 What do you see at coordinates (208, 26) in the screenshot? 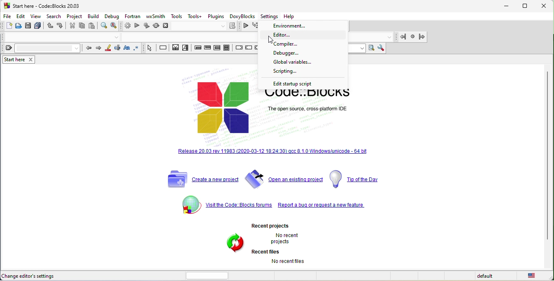
I see `select target dialog` at bounding box center [208, 26].